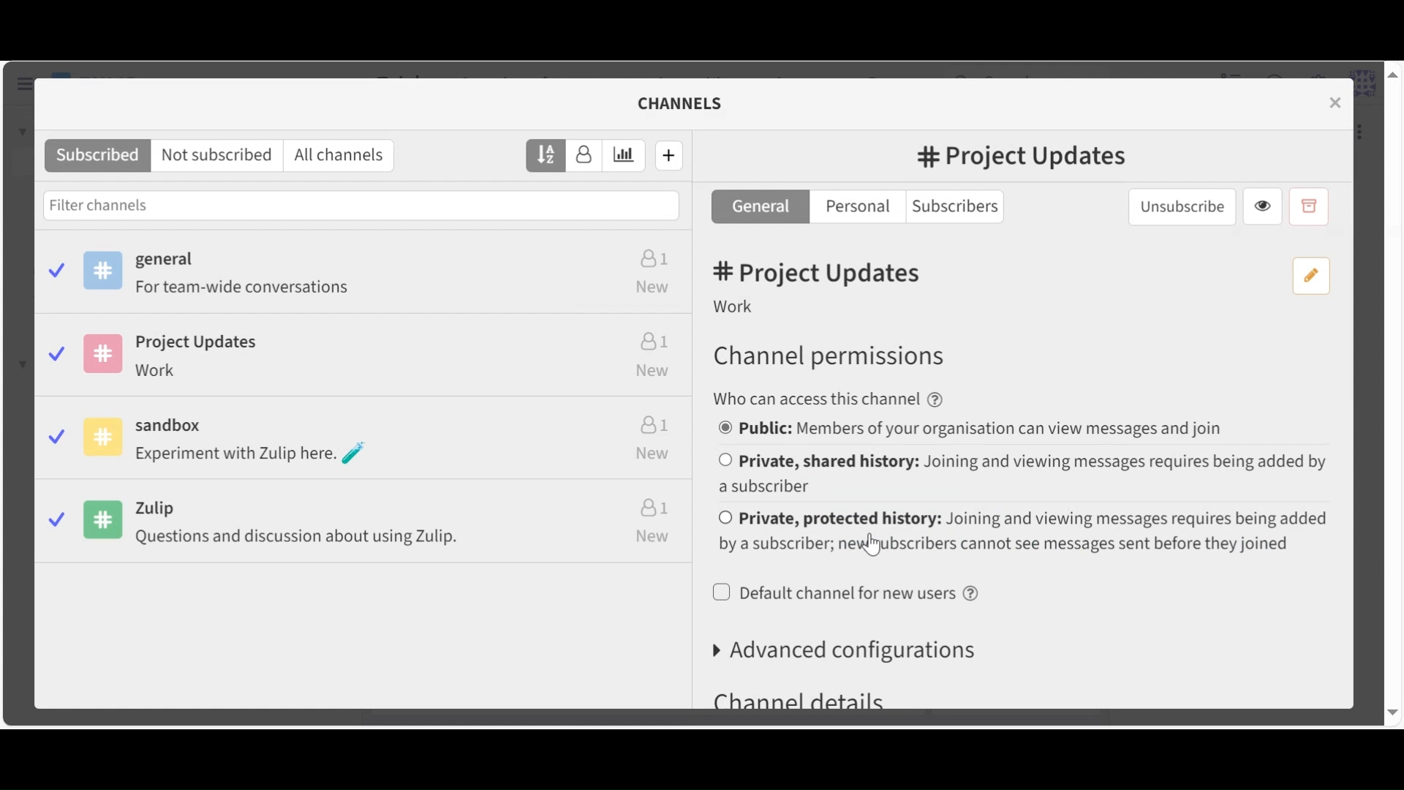 This screenshot has width=1404, height=790. What do you see at coordinates (631, 155) in the screenshot?
I see `Sort by weekly estimated traffic` at bounding box center [631, 155].